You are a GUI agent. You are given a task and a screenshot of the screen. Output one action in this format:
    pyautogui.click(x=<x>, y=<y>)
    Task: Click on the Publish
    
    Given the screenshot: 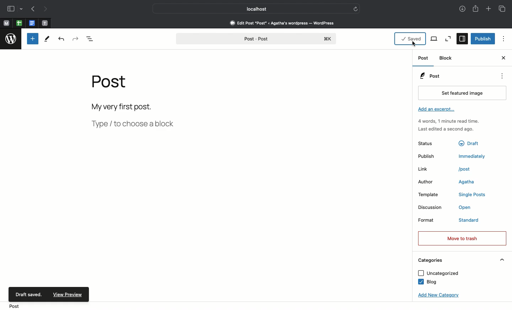 What is the action you would take?
    pyautogui.click(x=431, y=156)
    